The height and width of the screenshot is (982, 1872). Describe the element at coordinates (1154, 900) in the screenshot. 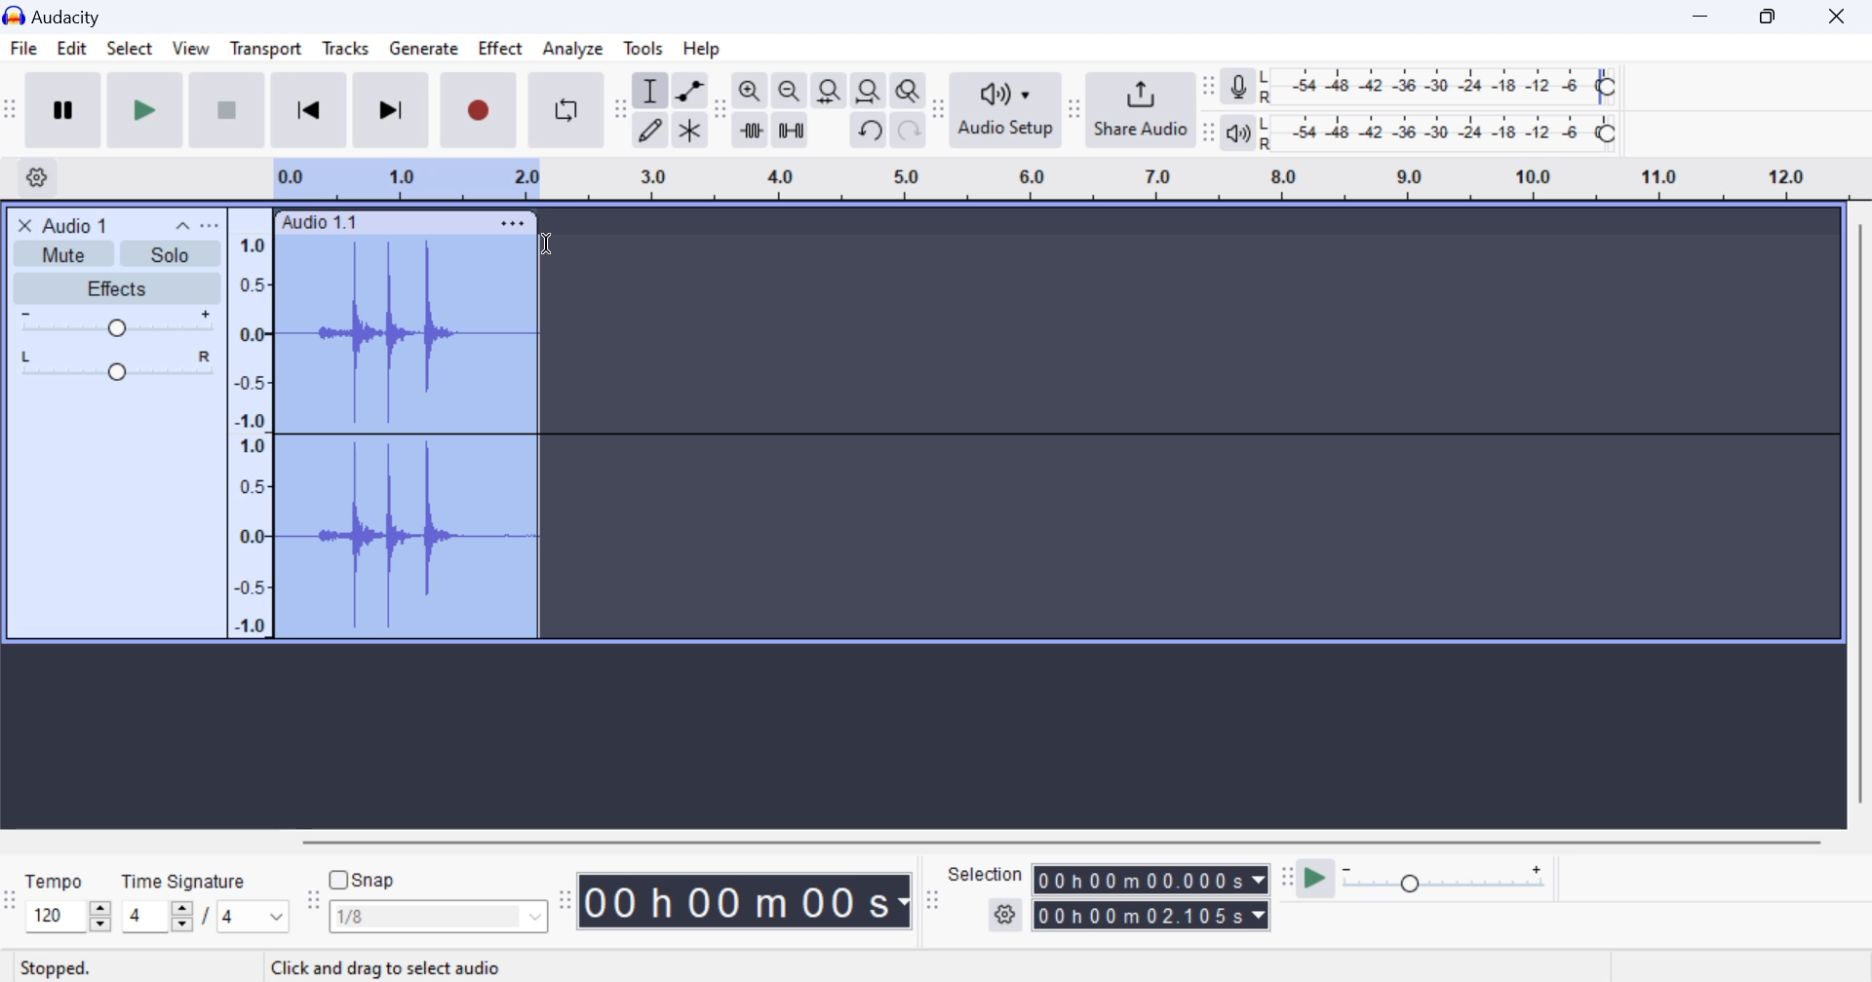

I see `Selected Clip Length` at that location.